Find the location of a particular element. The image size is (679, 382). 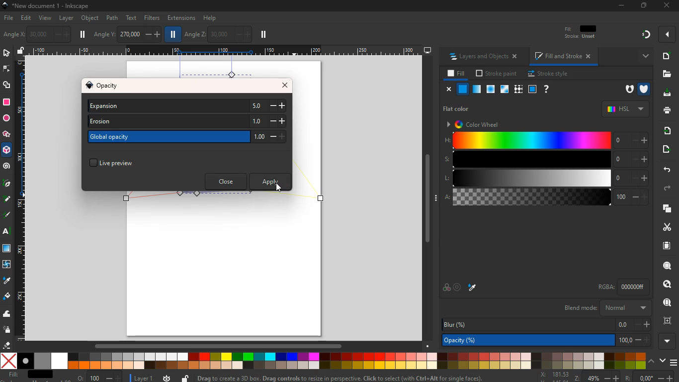

angle x is located at coordinates (44, 33).